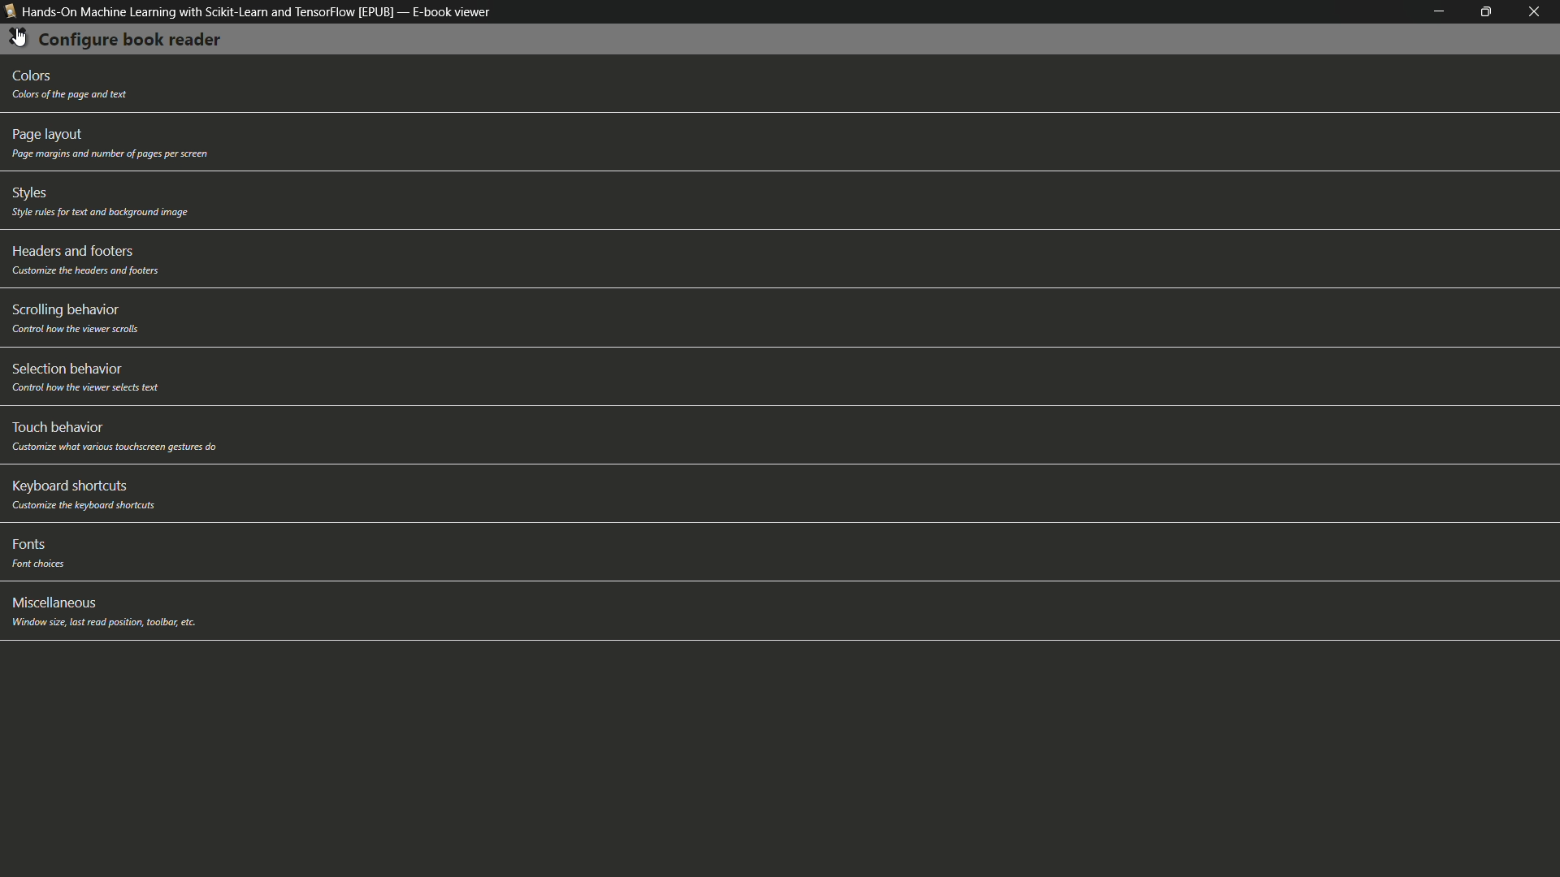 This screenshot has width=1560, height=877. Describe the element at coordinates (30, 193) in the screenshot. I see `styles` at that location.